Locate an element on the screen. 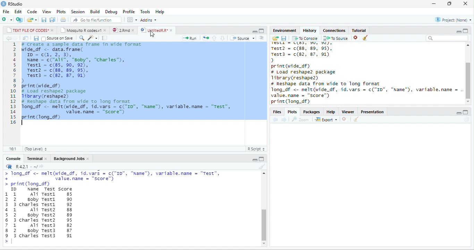 This screenshot has width=474, height=250. logo is located at coordinates (4, 3).